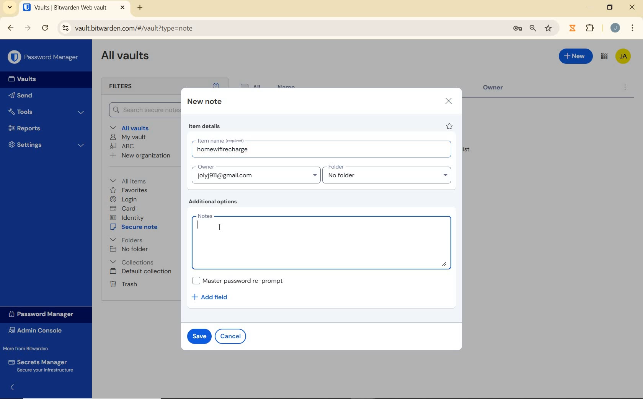 The width and height of the screenshot is (643, 399). I want to click on More from Bitwarden, so click(31, 348).